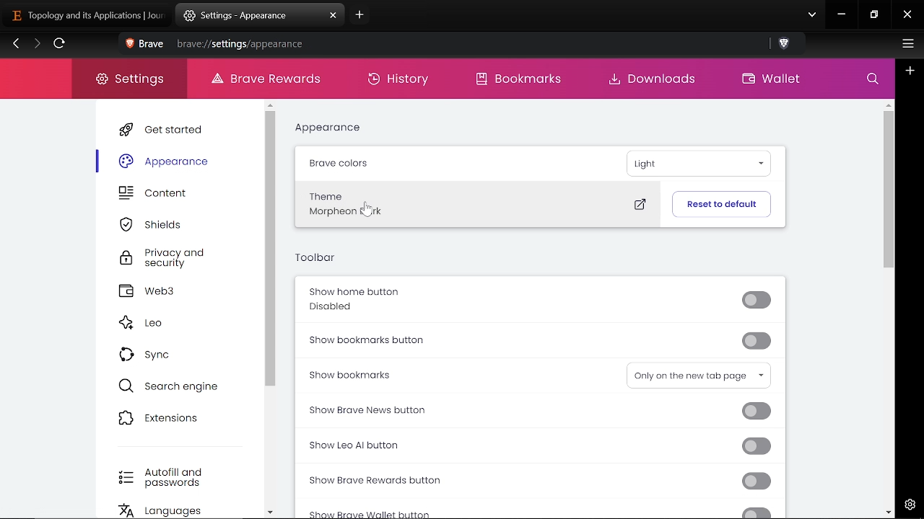  What do you see at coordinates (401, 80) in the screenshot?
I see `History` at bounding box center [401, 80].